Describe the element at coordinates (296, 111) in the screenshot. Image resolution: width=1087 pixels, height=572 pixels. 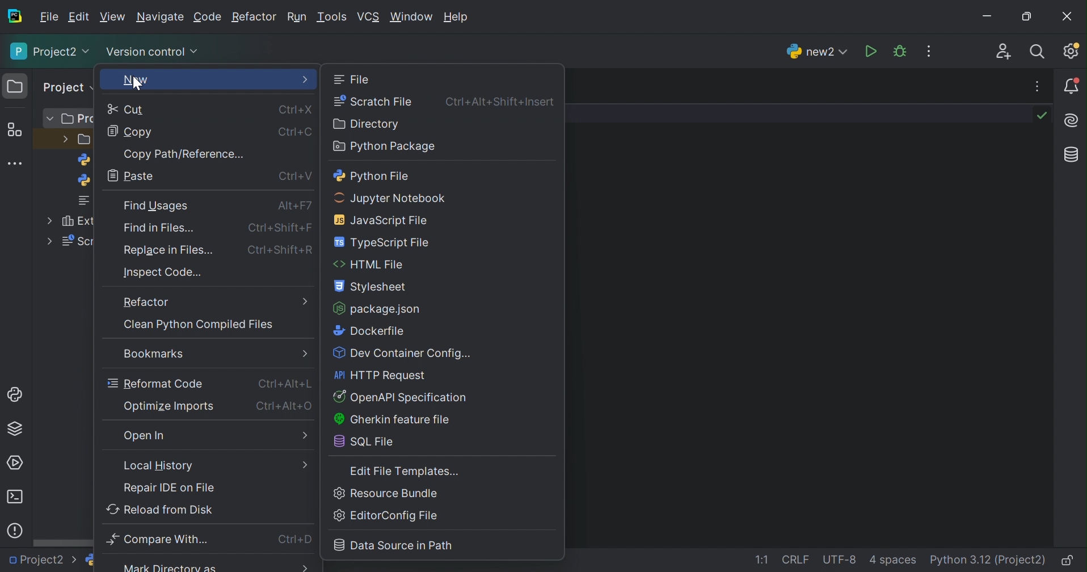
I see `Ctrl+X` at that location.